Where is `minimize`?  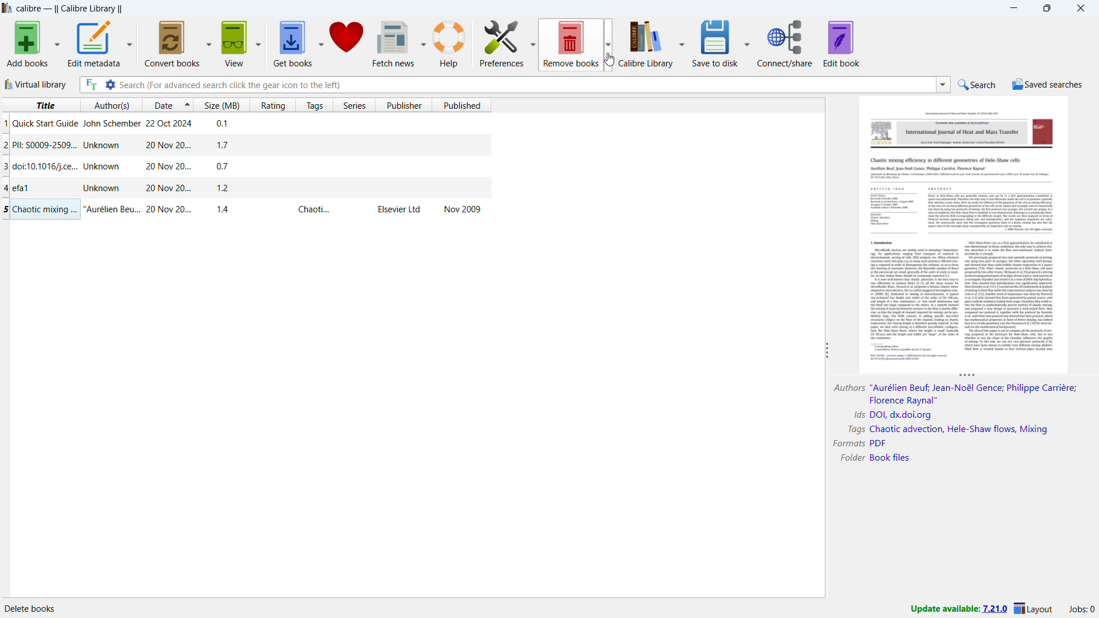
minimize is located at coordinates (1013, 8).